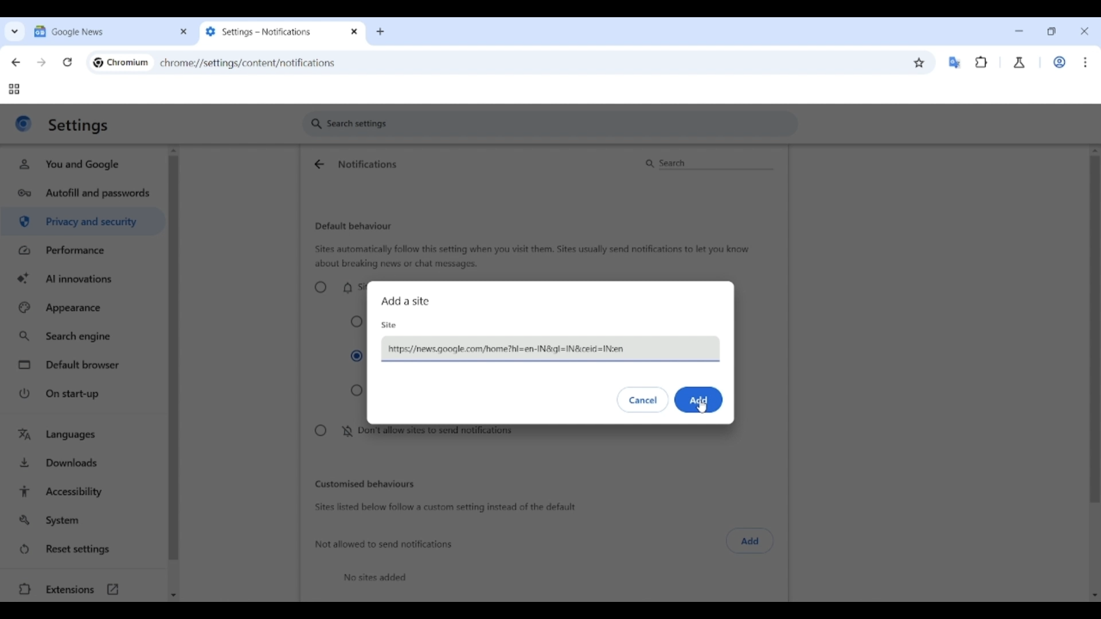 This screenshot has width=1101, height=619. What do you see at coordinates (1095, 151) in the screenshot?
I see `Quick slide to top` at bounding box center [1095, 151].